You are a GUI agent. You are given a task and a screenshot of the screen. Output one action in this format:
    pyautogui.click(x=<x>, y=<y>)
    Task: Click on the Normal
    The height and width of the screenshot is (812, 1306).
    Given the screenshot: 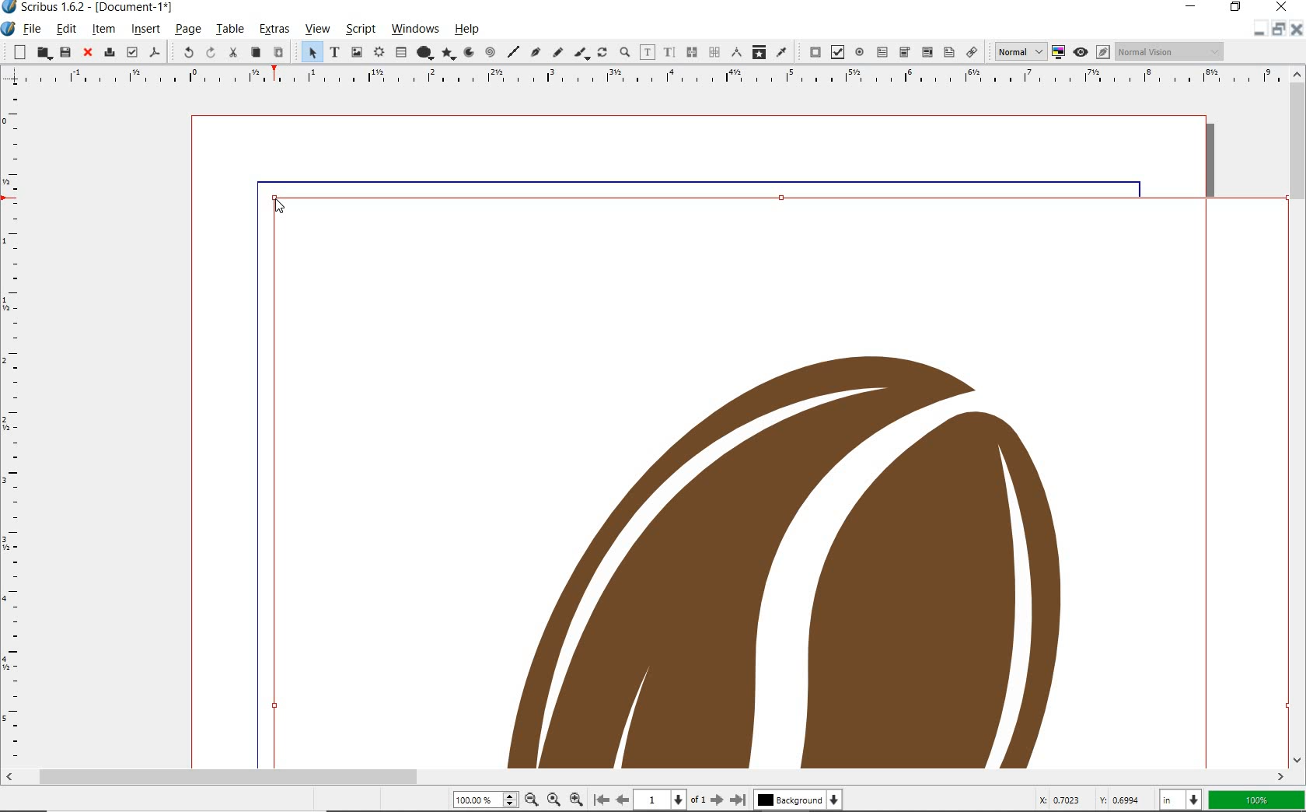 What is the action you would take?
    pyautogui.click(x=1016, y=51)
    